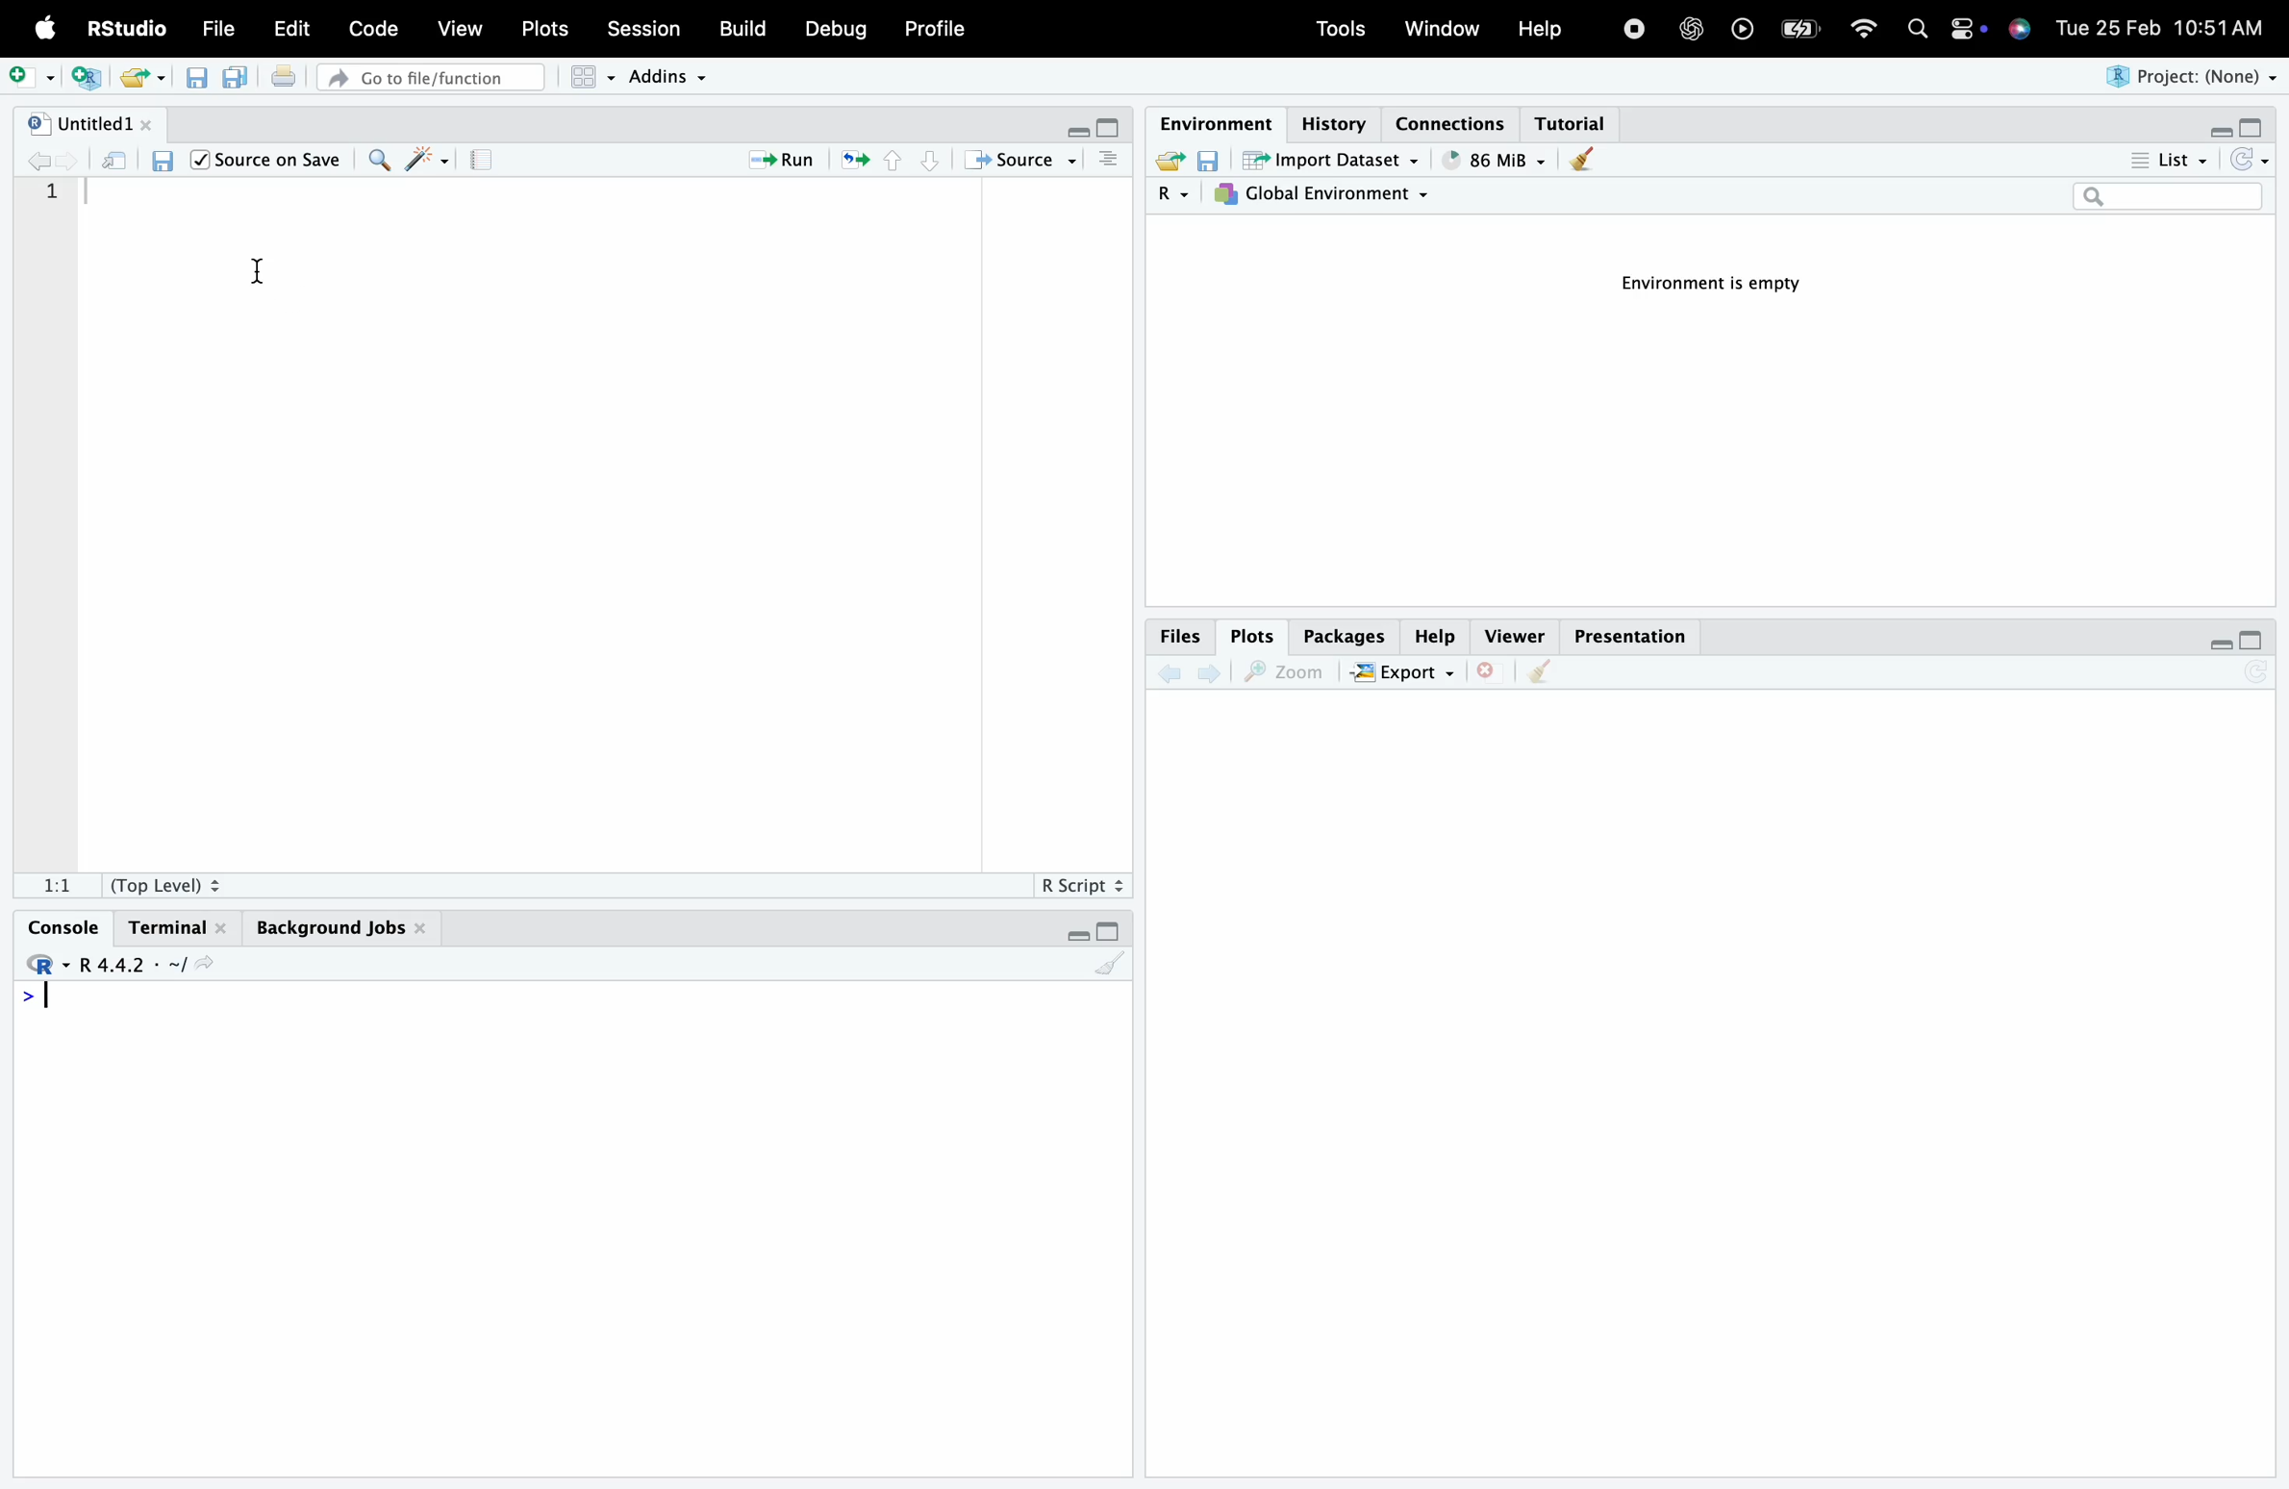 This screenshot has height=1489, width=2289. What do you see at coordinates (1115, 928) in the screenshot?
I see `maximise` at bounding box center [1115, 928].